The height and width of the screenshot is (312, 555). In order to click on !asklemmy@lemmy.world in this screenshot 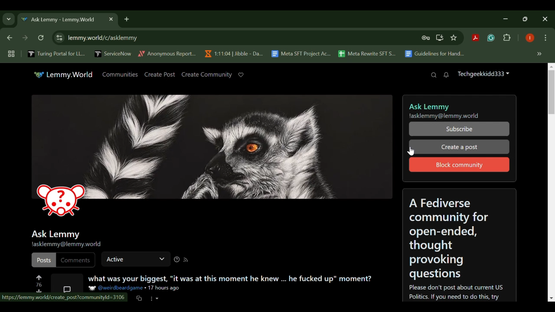, I will do `click(66, 245)`.